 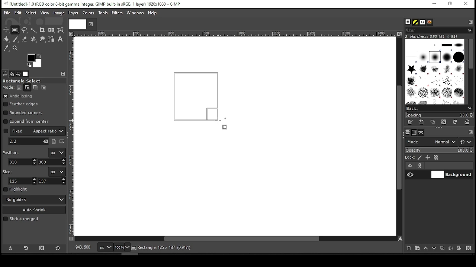 I want to click on select brush preset, so click(x=440, y=108).